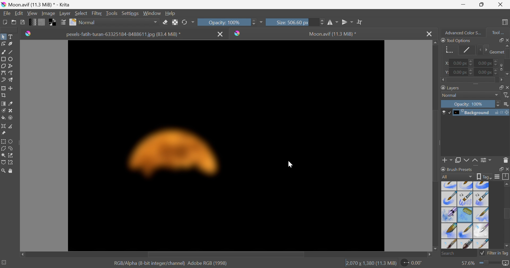  Describe the element at coordinates (124, 35) in the screenshot. I see `pexels-fatih-turan-63325184-8488611.jpg (83.4 MiB) *)` at that location.